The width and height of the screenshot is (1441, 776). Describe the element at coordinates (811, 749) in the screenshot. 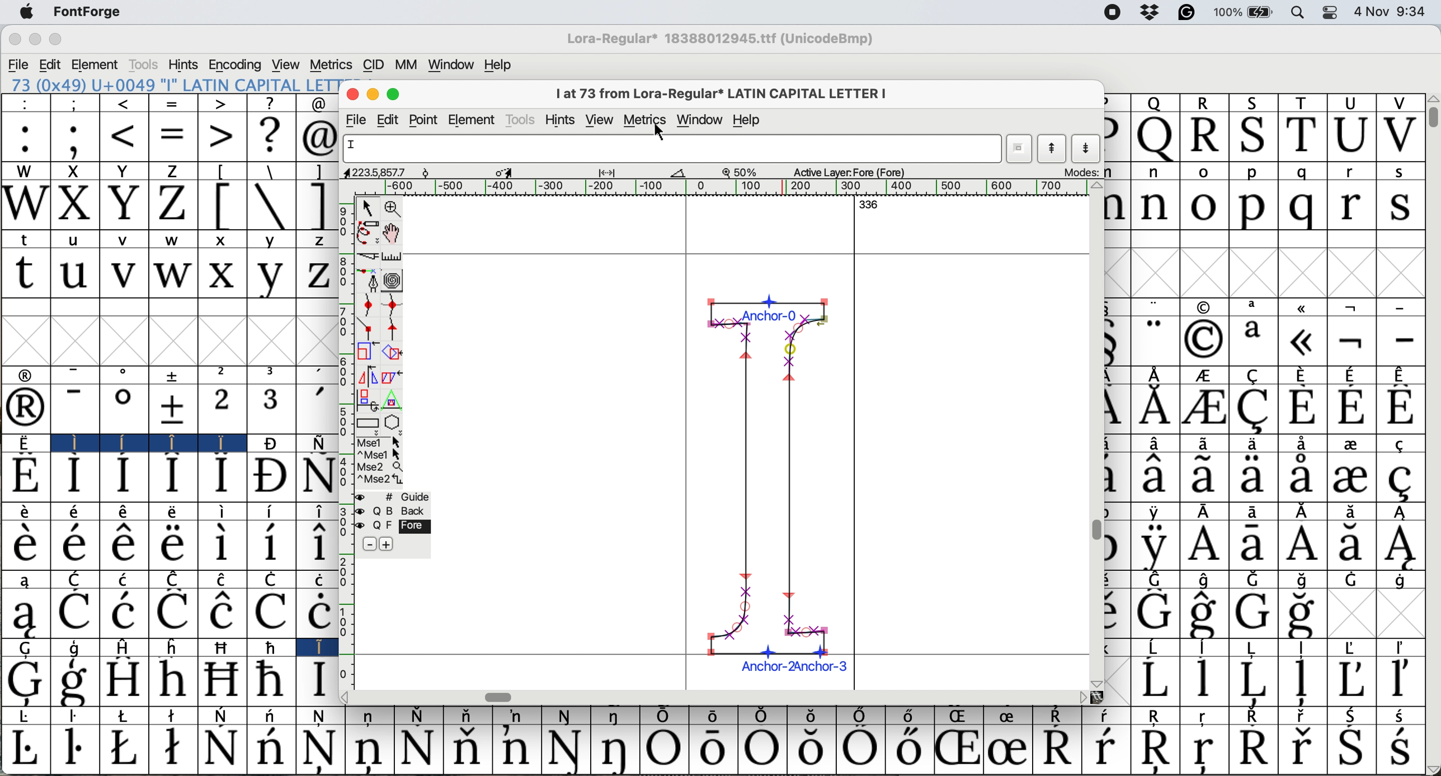

I see `Symbol` at that location.